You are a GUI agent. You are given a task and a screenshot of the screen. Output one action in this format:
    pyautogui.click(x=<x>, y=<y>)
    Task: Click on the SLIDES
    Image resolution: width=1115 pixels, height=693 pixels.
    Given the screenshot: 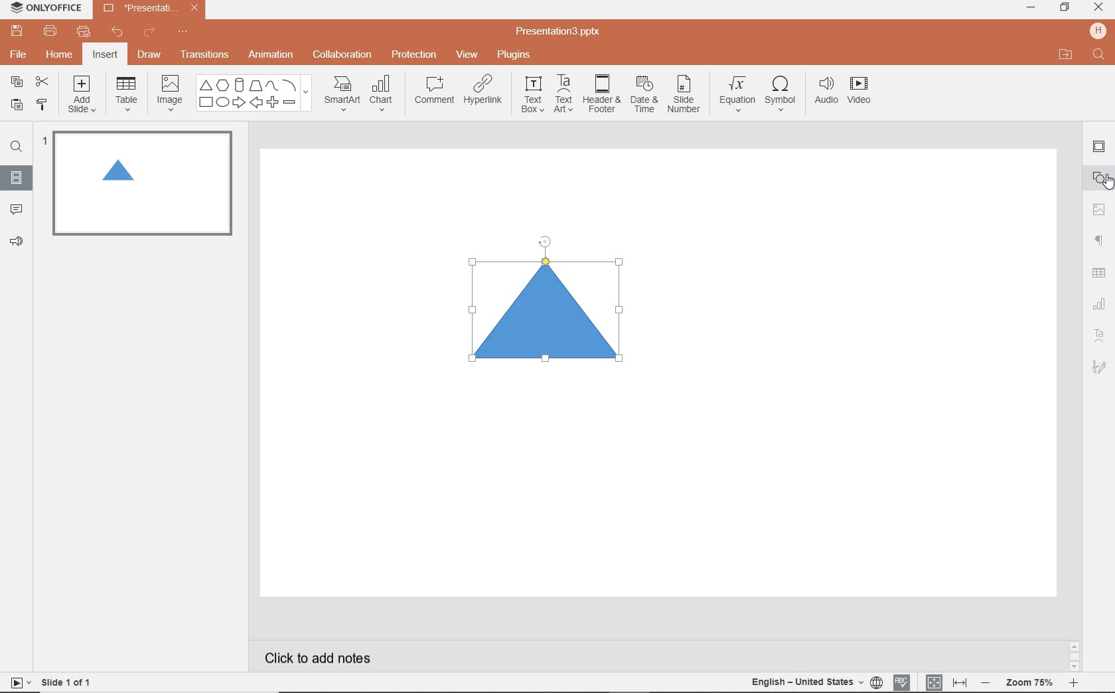 What is the action you would take?
    pyautogui.click(x=17, y=178)
    